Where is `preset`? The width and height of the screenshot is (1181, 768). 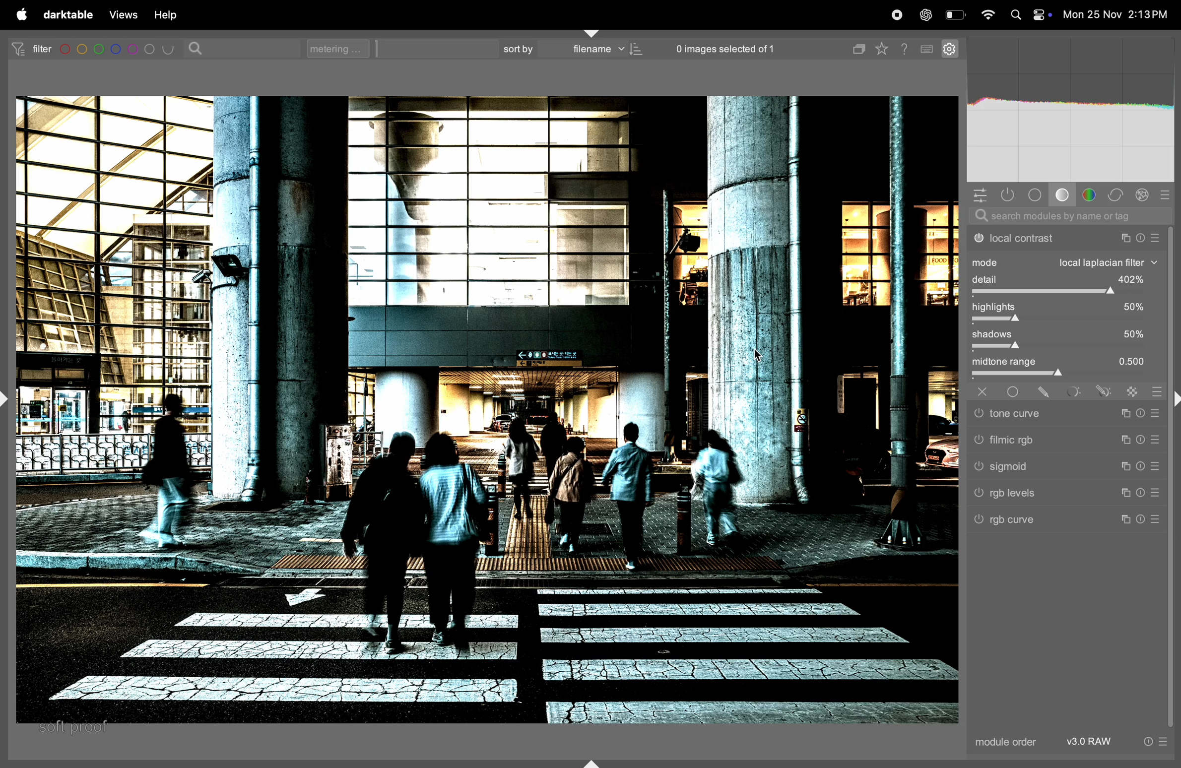 preset is located at coordinates (1156, 412).